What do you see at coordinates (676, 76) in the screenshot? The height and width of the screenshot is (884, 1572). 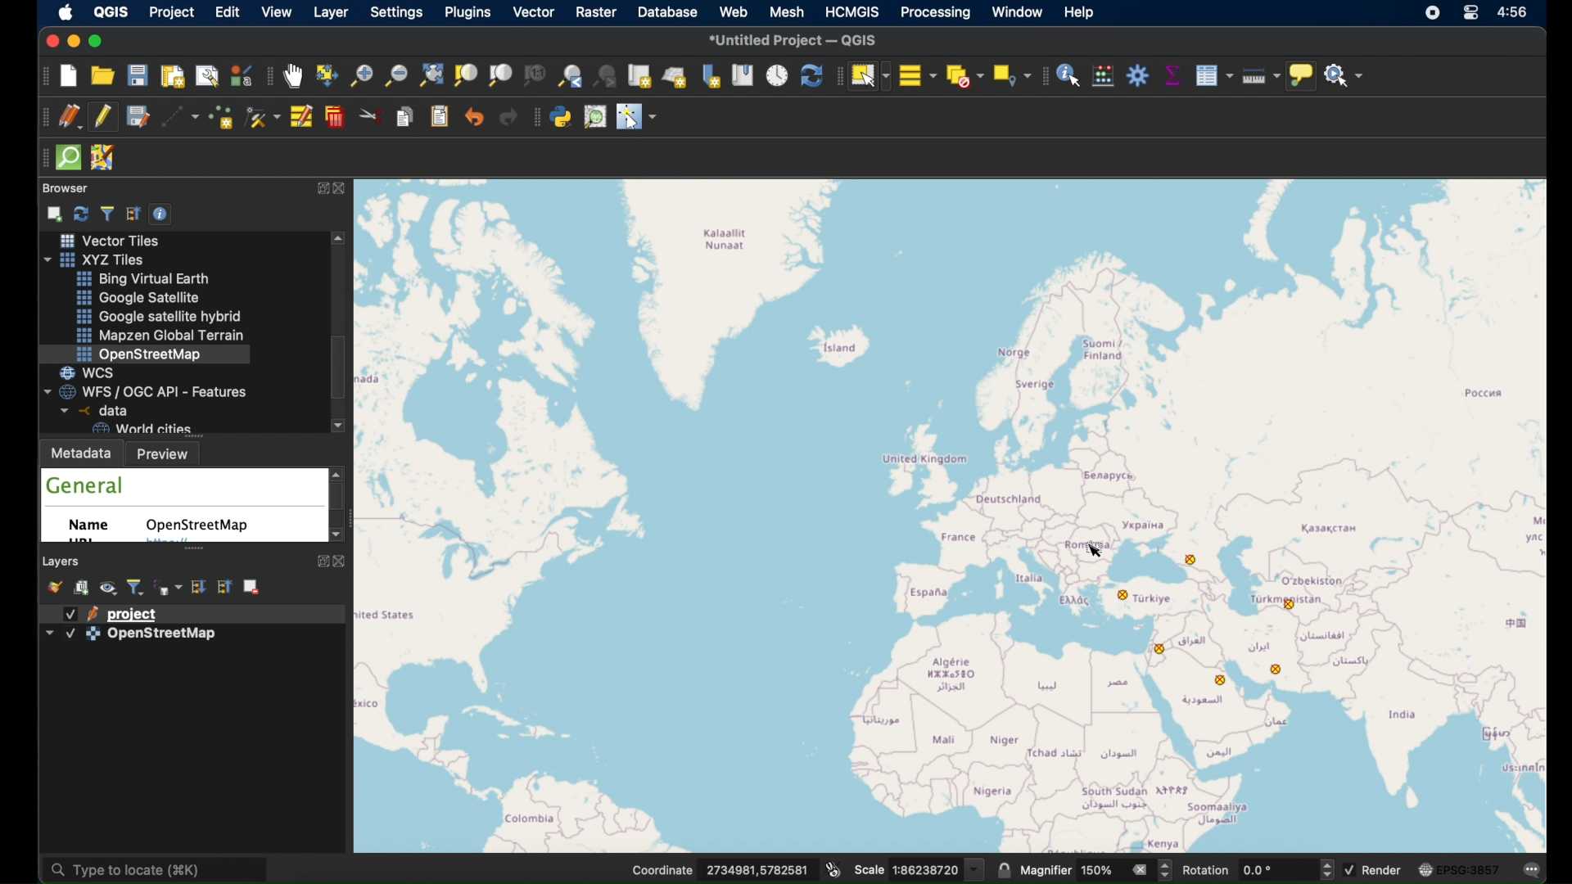 I see `new 3d map view` at bounding box center [676, 76].